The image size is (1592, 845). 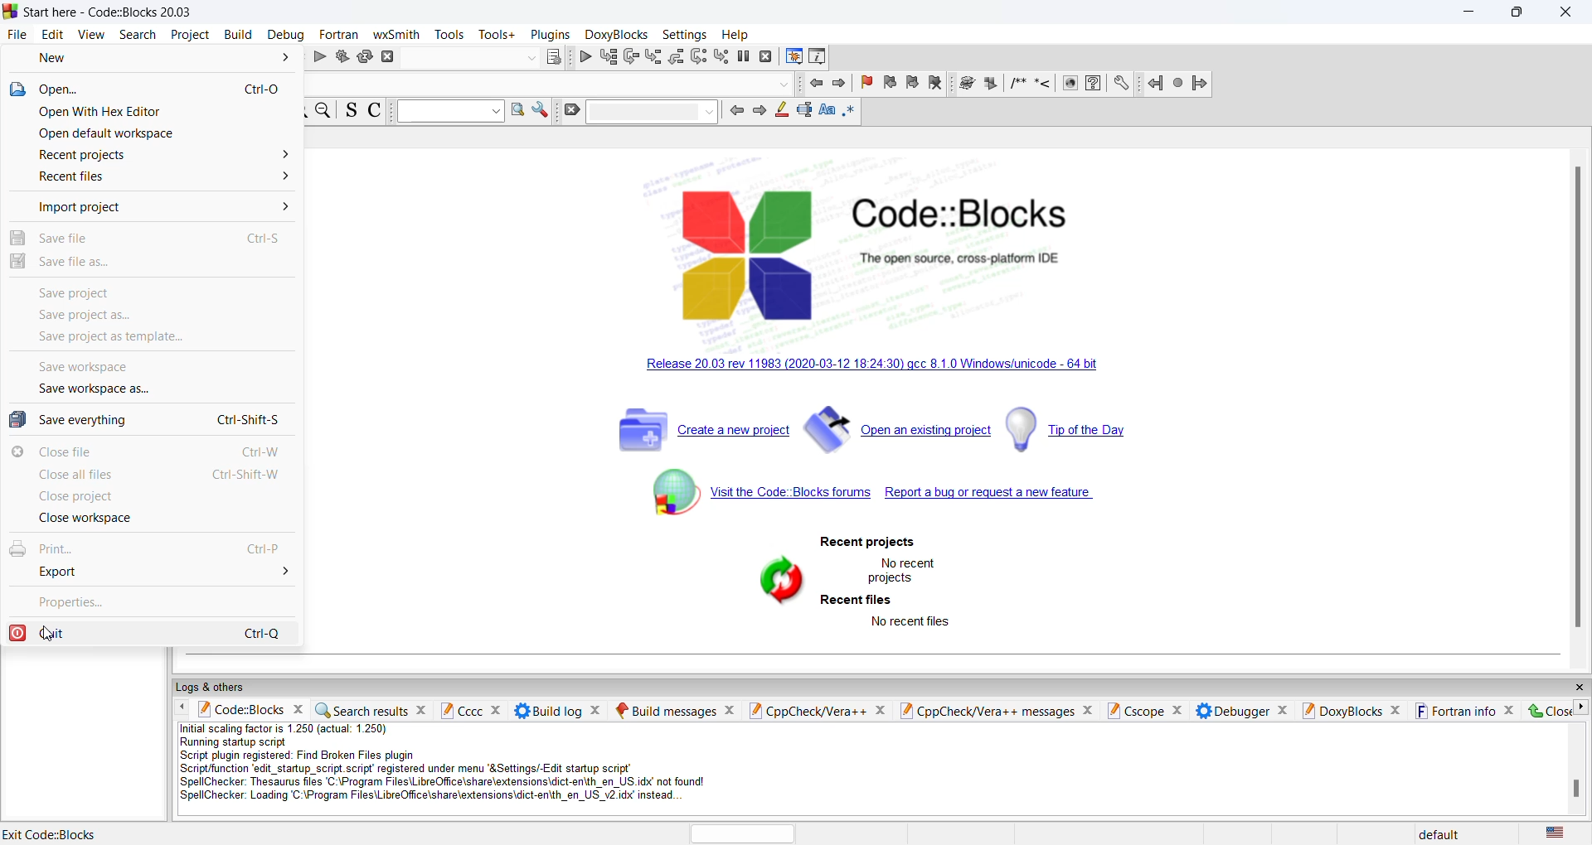 What do you see at coordinates (1576, 393) in the screenshot?
I see `scroll bar` at bounding box center [1576, 393].